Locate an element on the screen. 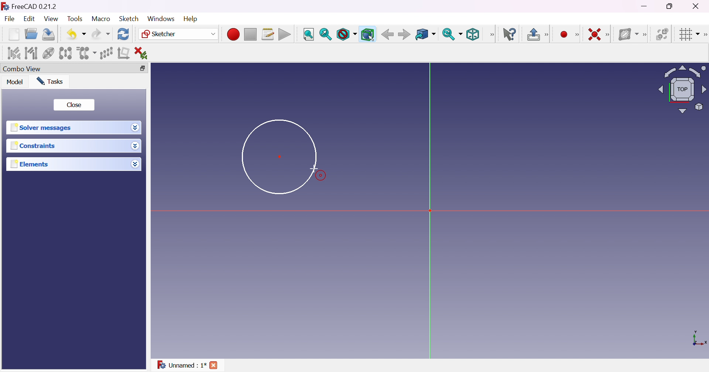 The width and height of the screenshot is (709, 372). Create point is located at coordinates (565, 34).